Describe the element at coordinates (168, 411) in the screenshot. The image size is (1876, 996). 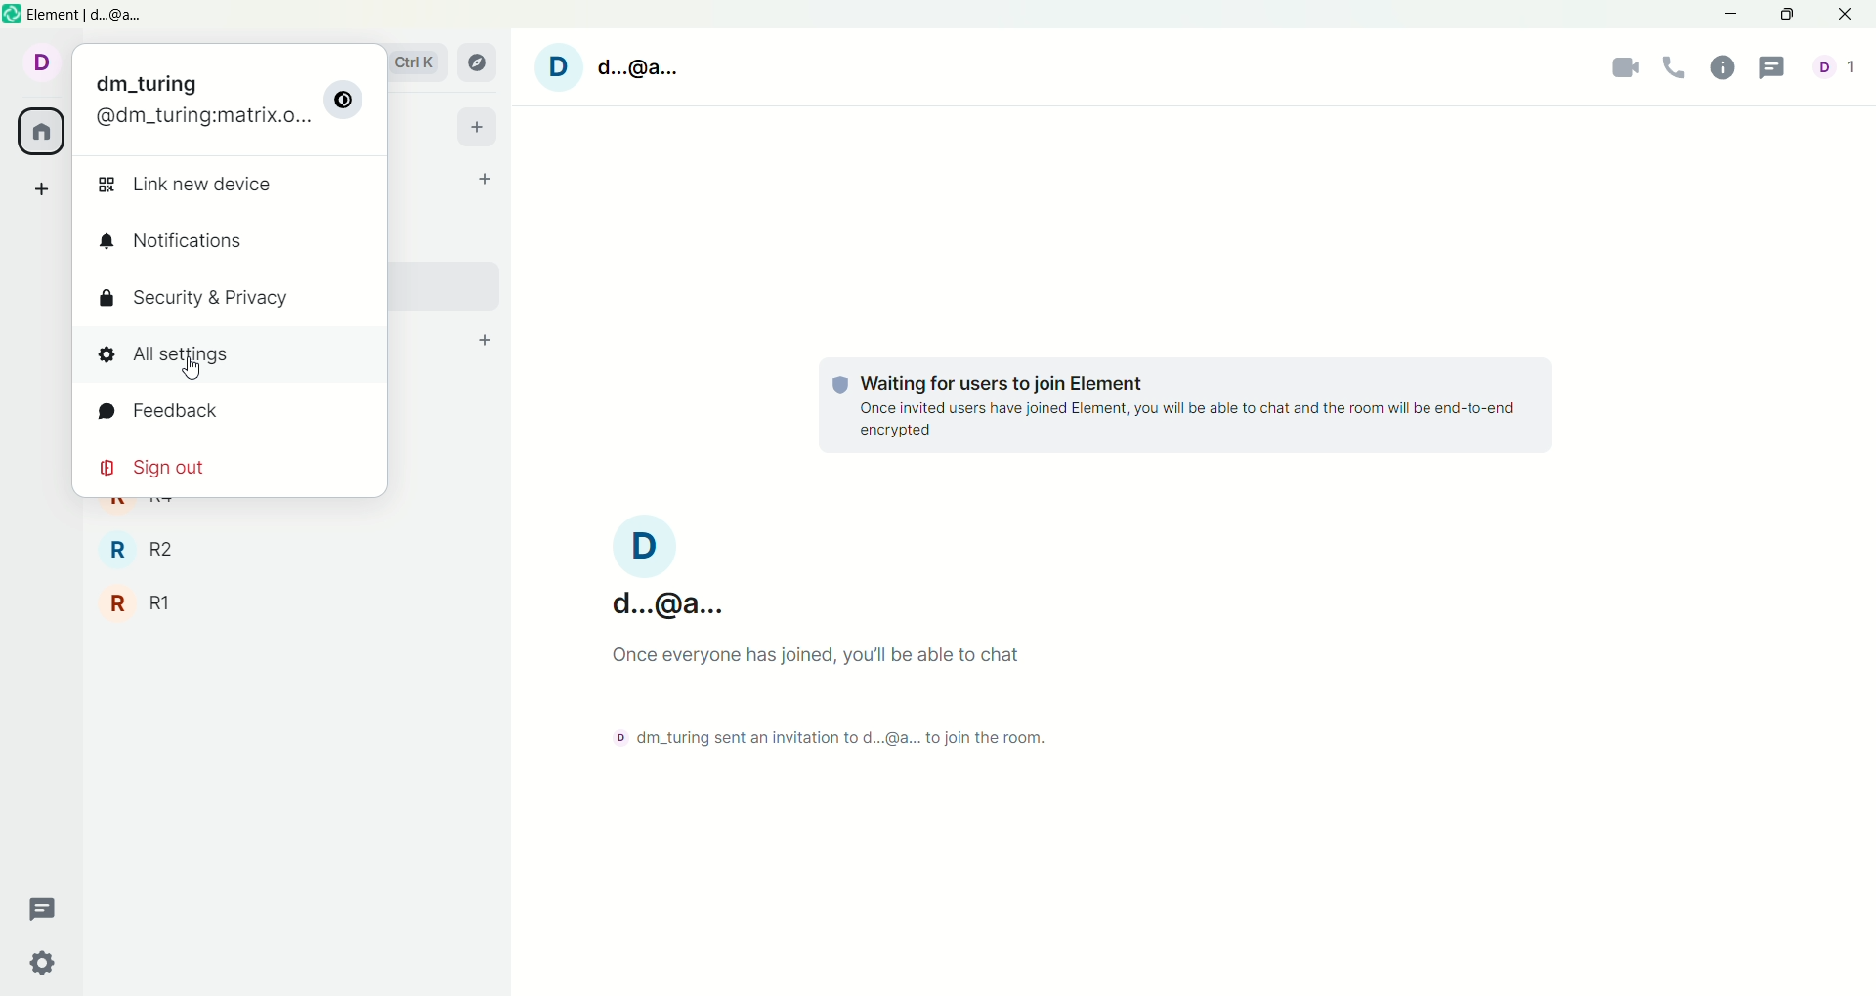
I see `feedback` at that location.